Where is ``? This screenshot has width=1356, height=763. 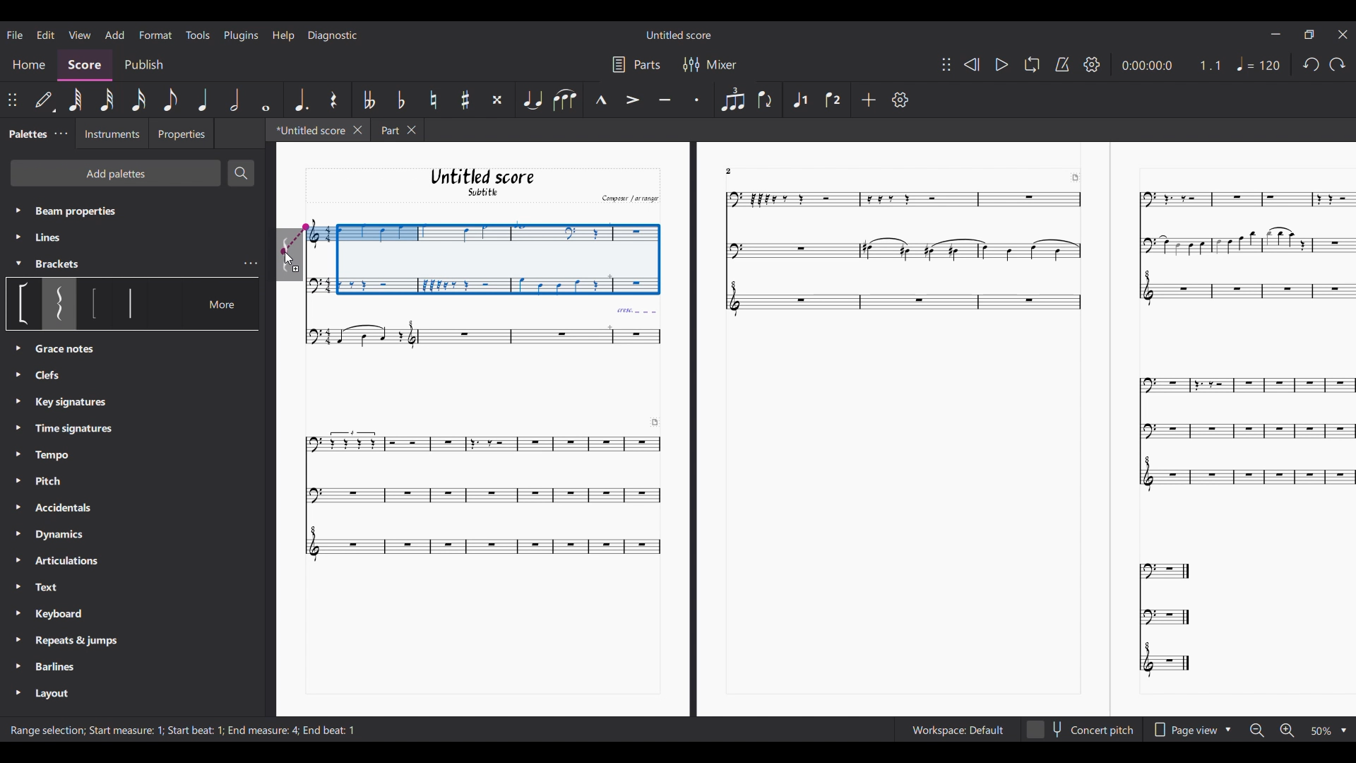  is located at coordinates (16, 506).